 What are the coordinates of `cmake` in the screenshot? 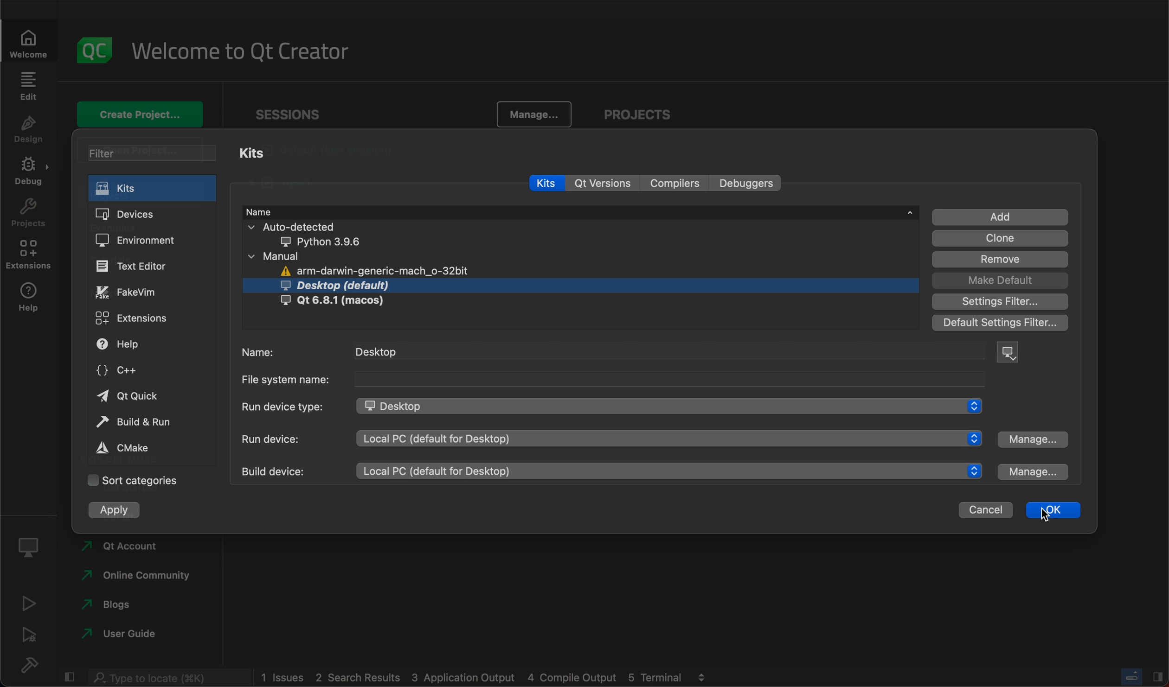 It's located at (123, 448).